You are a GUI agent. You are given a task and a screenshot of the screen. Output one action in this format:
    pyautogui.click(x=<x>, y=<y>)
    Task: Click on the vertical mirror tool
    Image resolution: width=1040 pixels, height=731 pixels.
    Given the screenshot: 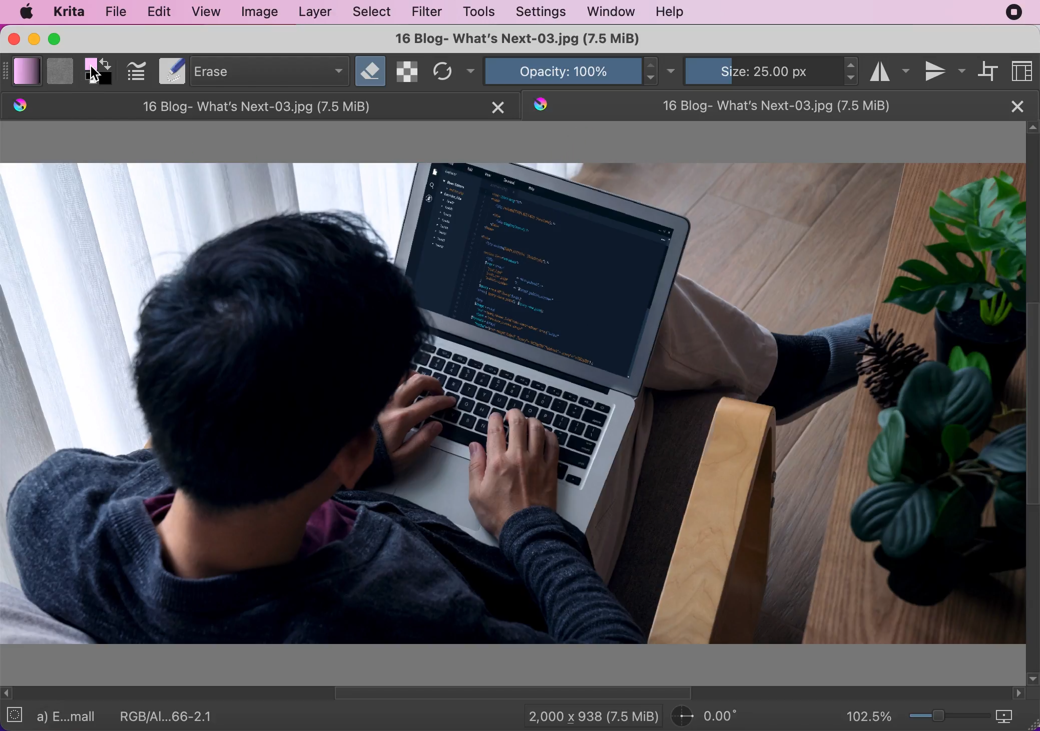 What is the action you would take?
    pyautogui.click(x=946, y=70)
    